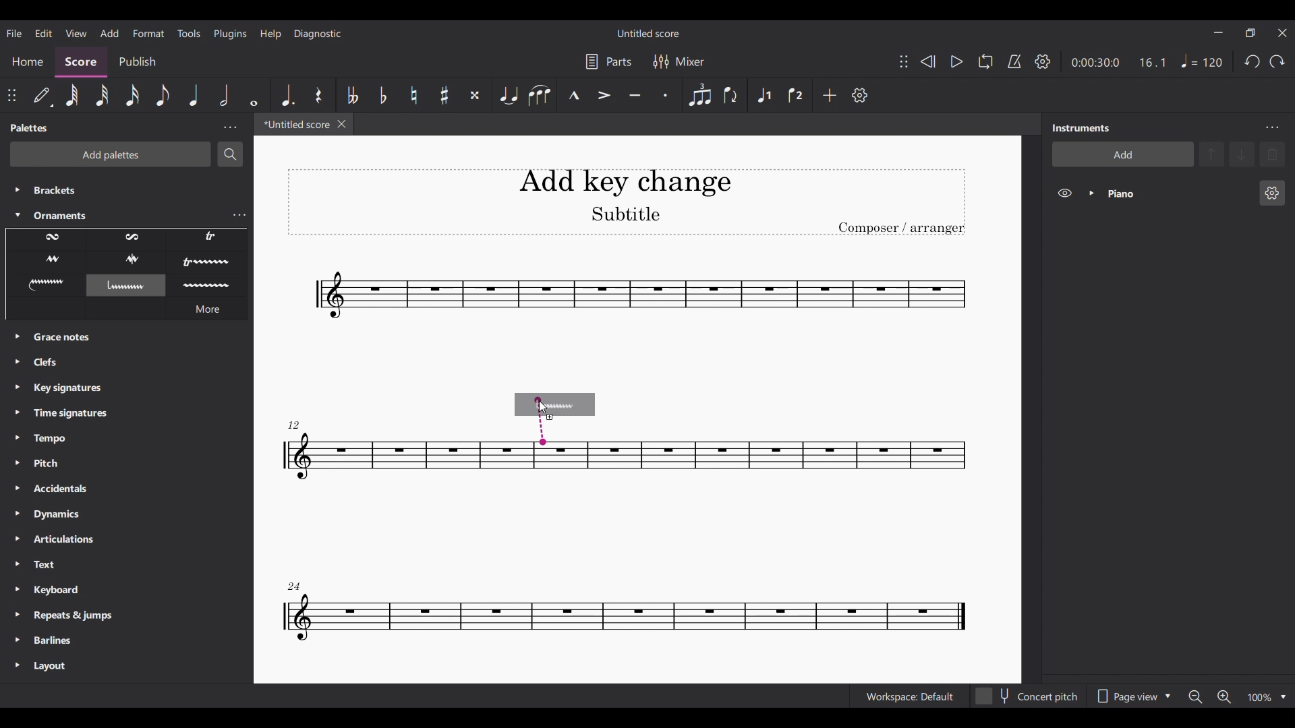 Image resolution: width=1295 pixels, height=728 pixels. I want to click on Minimize, so click(1218, 32).